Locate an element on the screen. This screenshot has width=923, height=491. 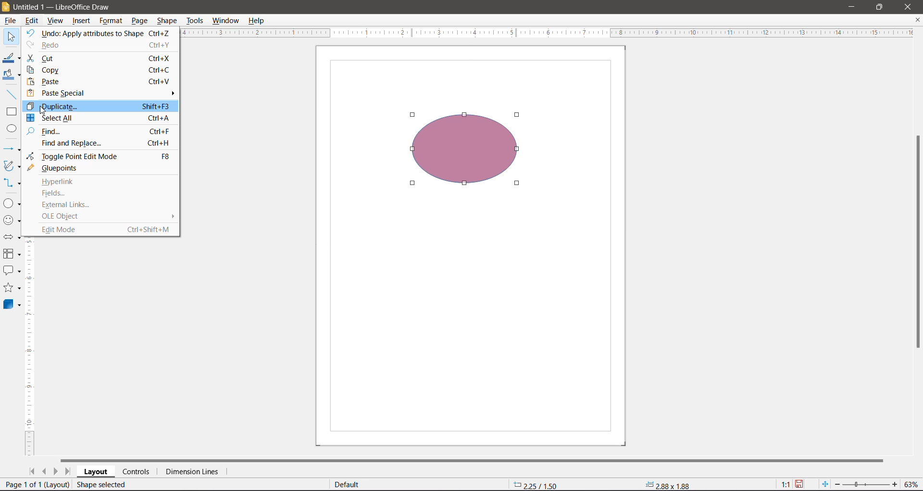
Page is located at coordinates (139, 22).